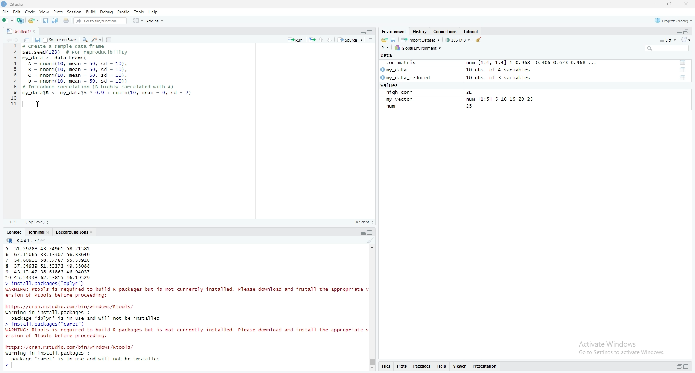 The width and height of the screenshot is (695, 373). Describe the element at coordinates (371, 232) in the screenshot. I see `copy` at that location.